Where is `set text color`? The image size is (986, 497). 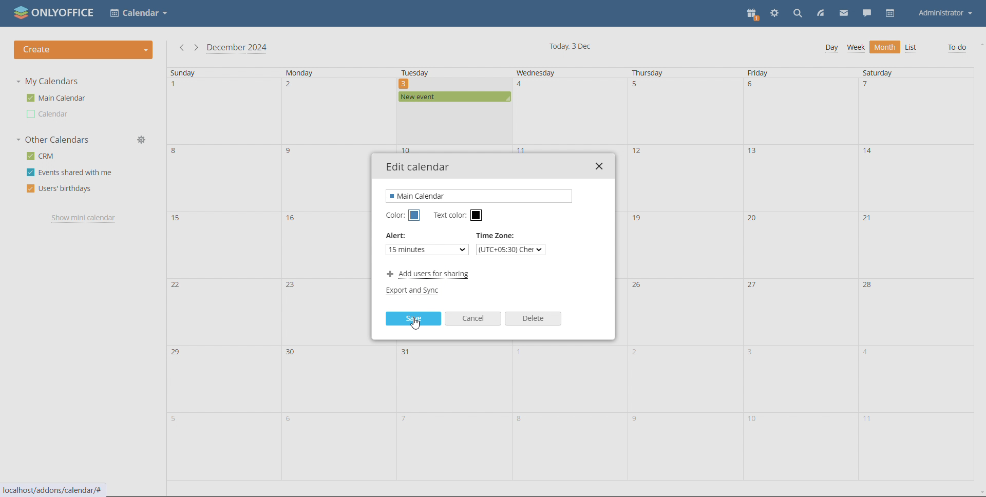 set text color is located at coordinates (477, 216).